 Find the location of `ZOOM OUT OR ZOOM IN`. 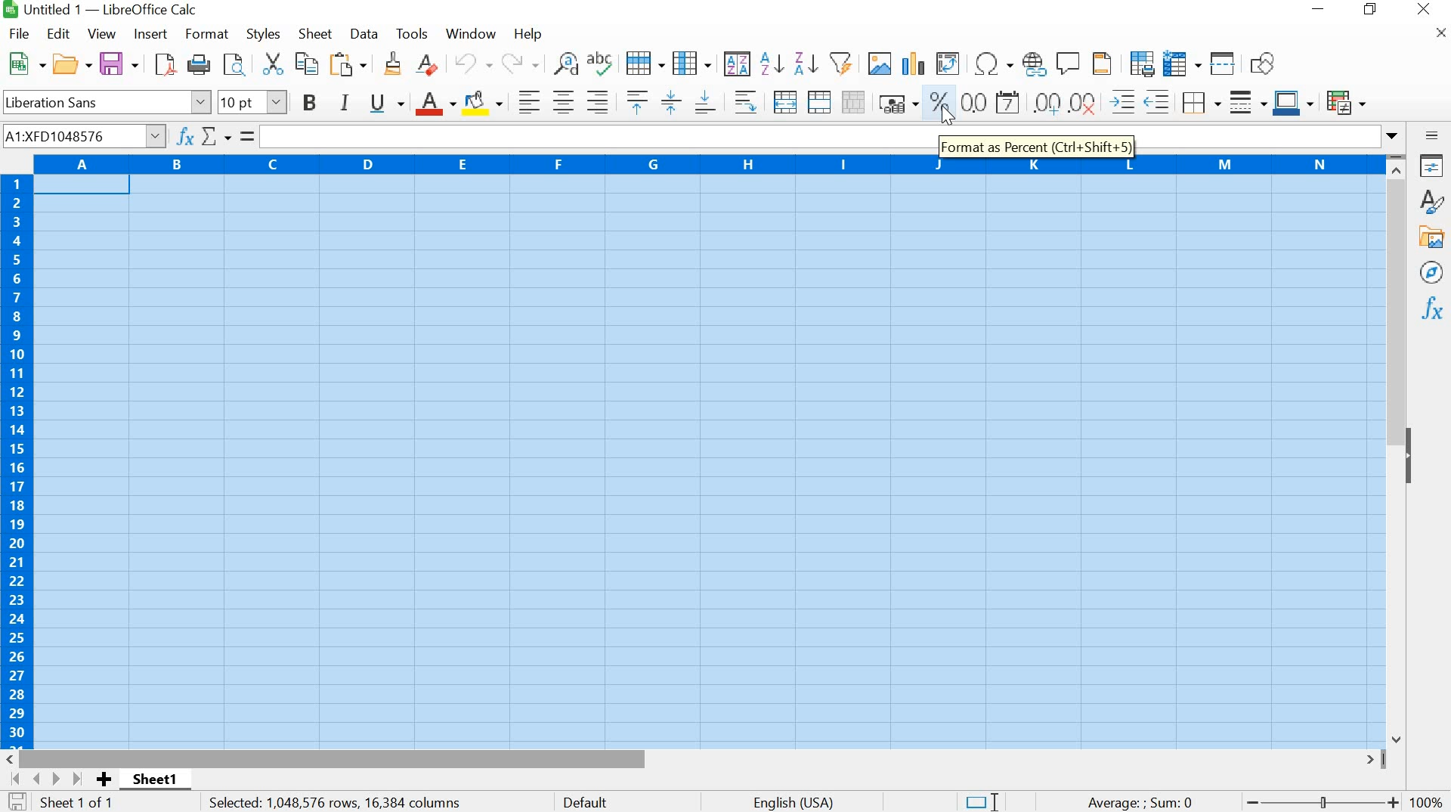

ZOOM OUT OR ZOOM IN is located at coordinates (1325, 801).